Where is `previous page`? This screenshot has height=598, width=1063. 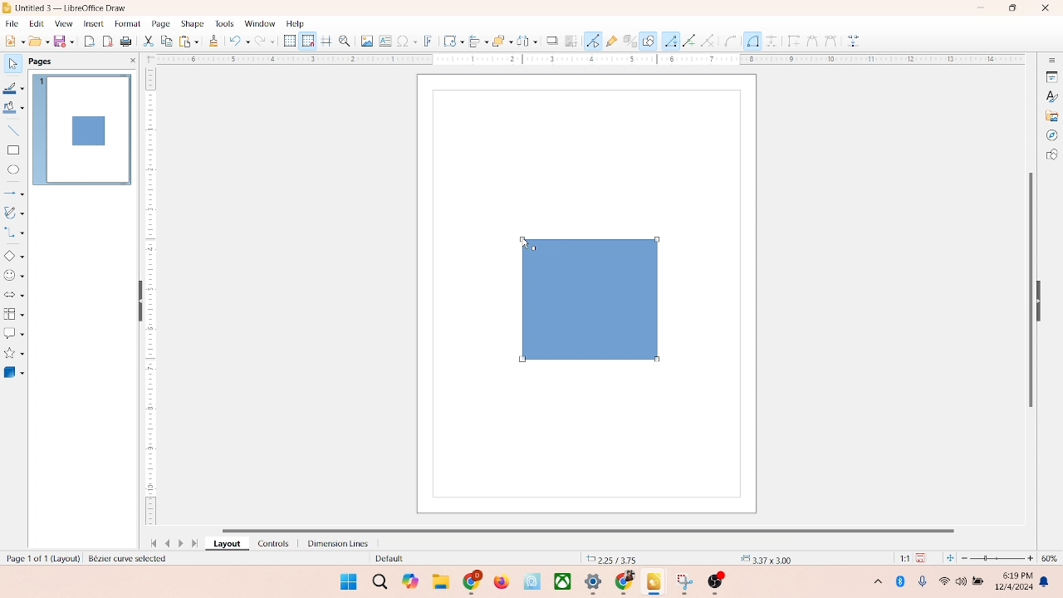 previous page is located at coordinates (168, 543).